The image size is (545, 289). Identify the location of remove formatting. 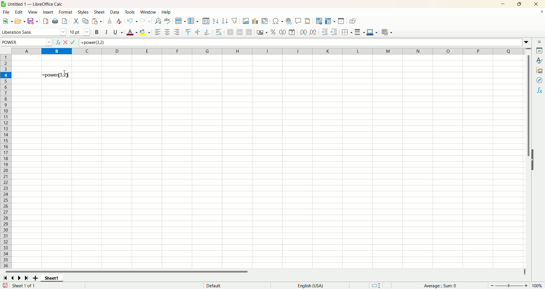
(120, 21).